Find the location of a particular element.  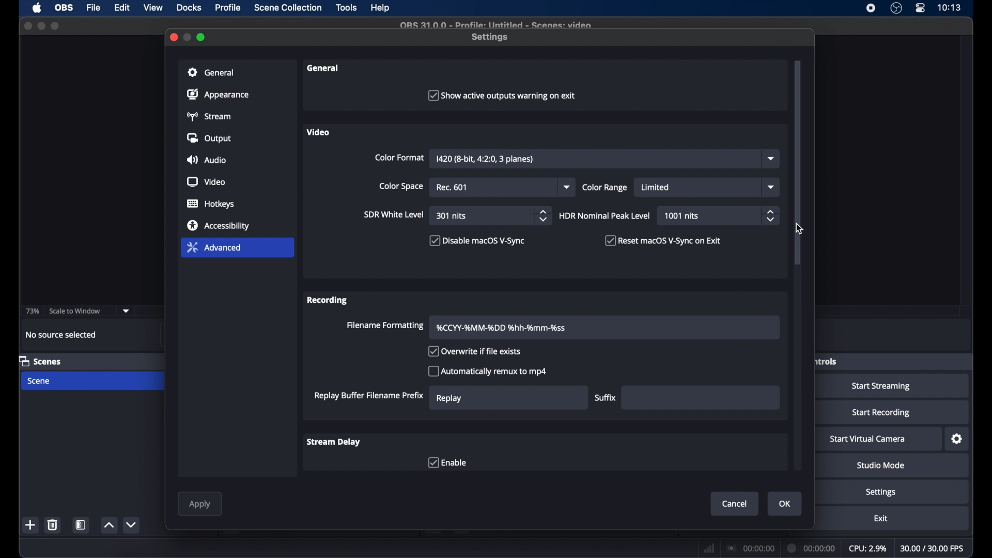

video is located at coordinates (318, 132).